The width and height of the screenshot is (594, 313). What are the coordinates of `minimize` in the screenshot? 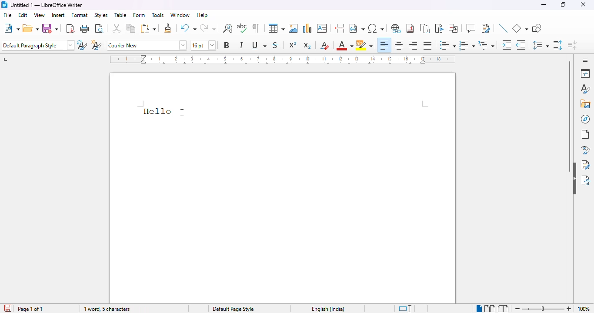 It's located at (544, 5).